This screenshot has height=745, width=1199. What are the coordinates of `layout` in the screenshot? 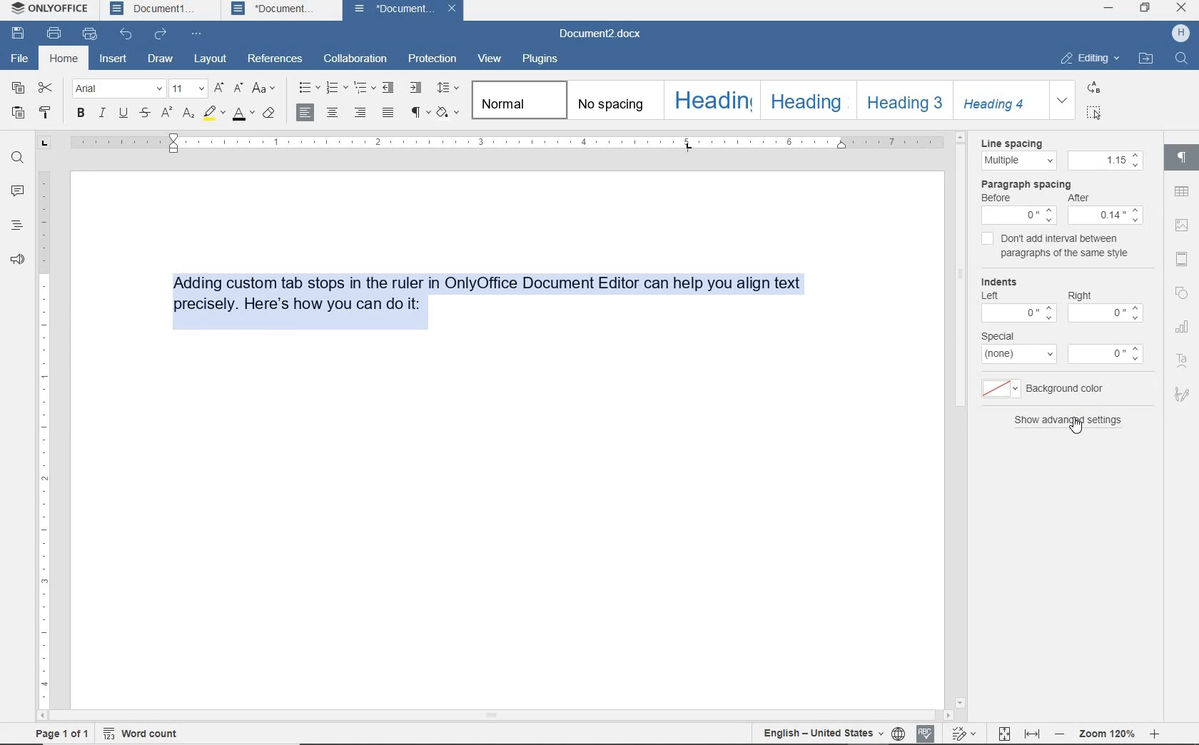 It's located at (213, 59).